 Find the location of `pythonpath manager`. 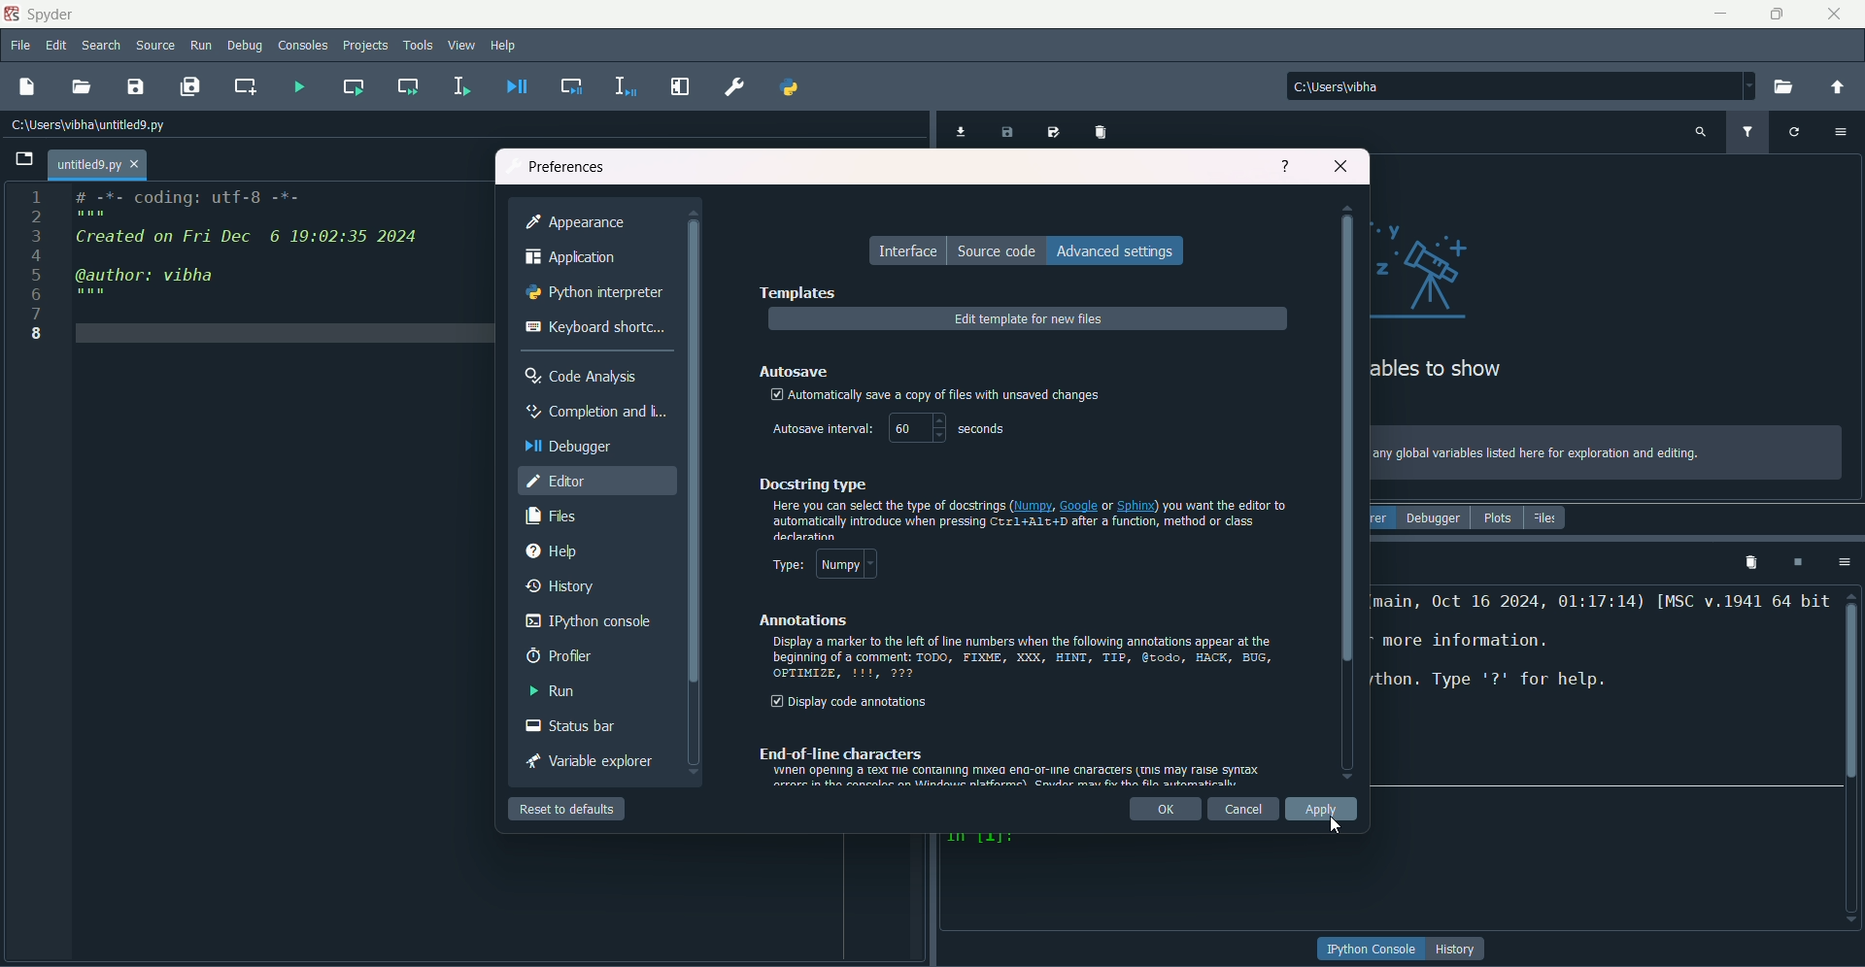

pythonpath manager is located at coordinates (792, 89).